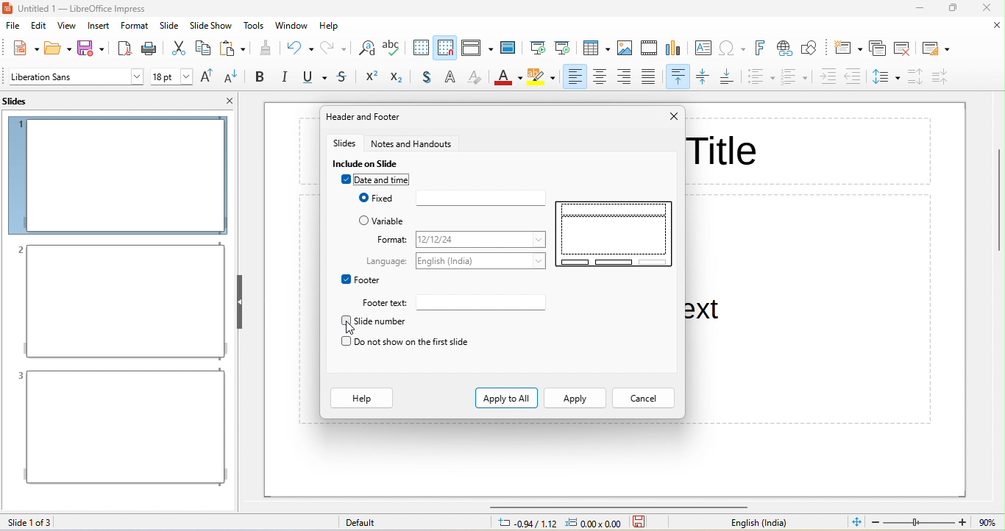  I want to click on notes and handouts, so click(413, 143).